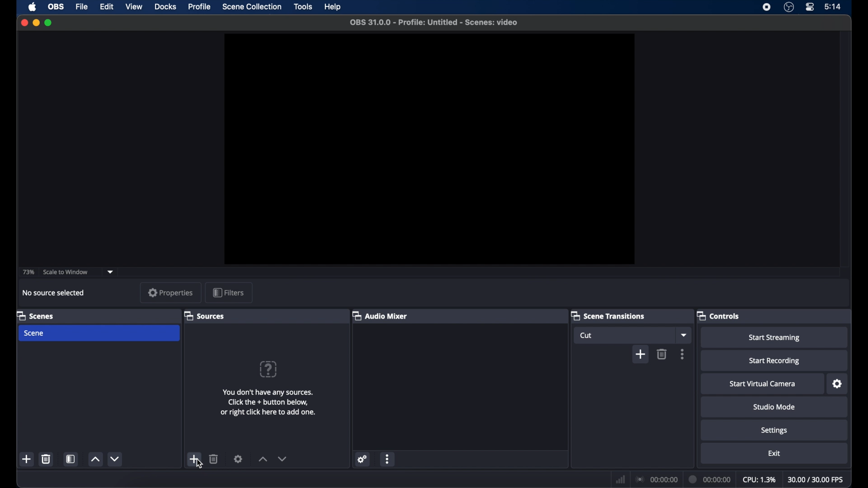 This screenshot has width=868, height=488. I want to click on apple icon, so click(33, 7).